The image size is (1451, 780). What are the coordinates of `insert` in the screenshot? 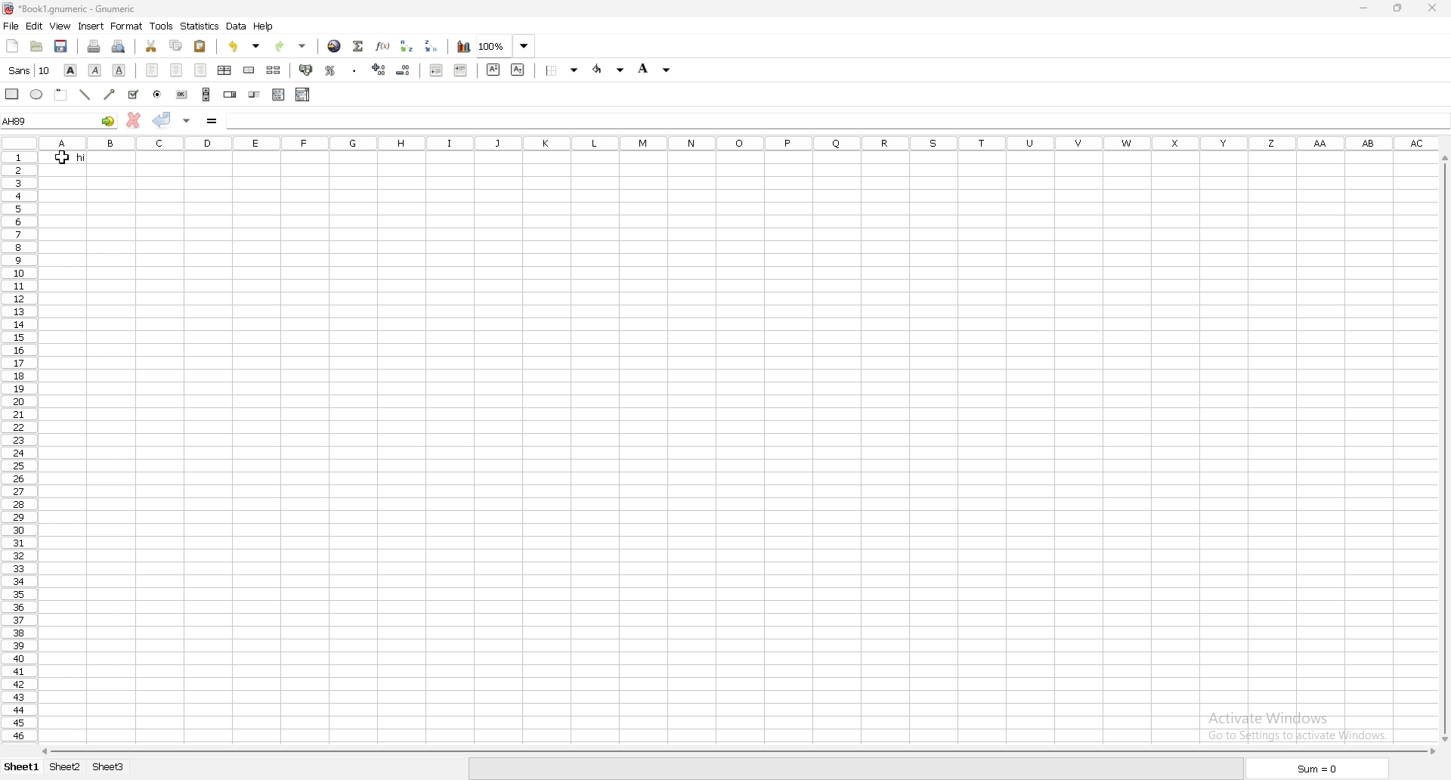 It's located at (90, 26).